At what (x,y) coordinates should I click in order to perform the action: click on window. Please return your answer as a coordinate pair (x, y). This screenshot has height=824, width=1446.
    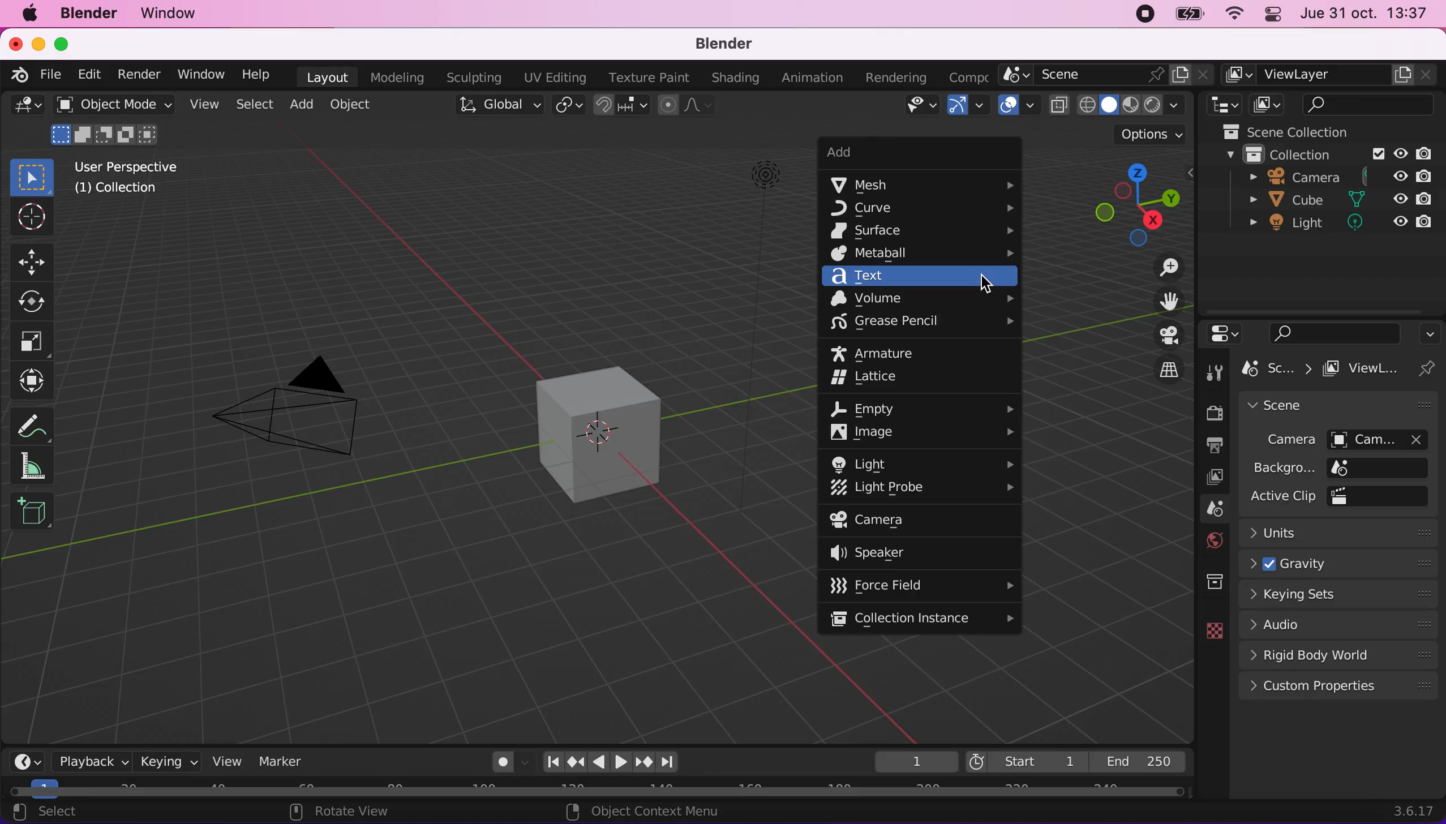
    Looking at the image, I should click on (200, 72).